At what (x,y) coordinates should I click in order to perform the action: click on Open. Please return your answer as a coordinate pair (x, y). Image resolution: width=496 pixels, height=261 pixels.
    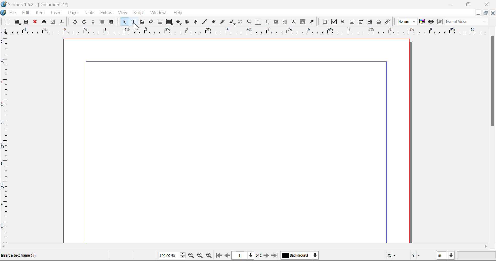
    Looking at the image, I should click on (18, 22).